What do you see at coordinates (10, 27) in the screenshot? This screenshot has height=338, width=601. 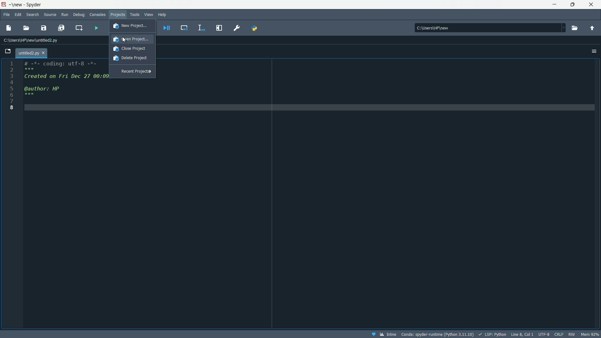 I see `New file (Ctrl + N)` at bounding box center [10, 27].